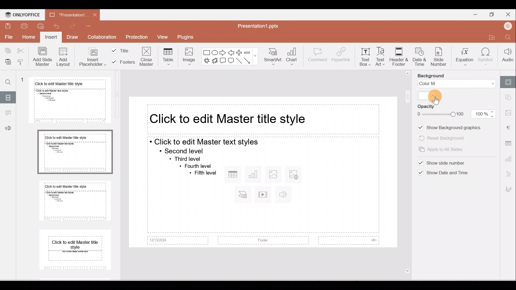 This screenshot has height=290, width=516. What do you see at coordinates (510, 98) in the screenshot?
I see `Shape settings` at bounding box center [510, 98].